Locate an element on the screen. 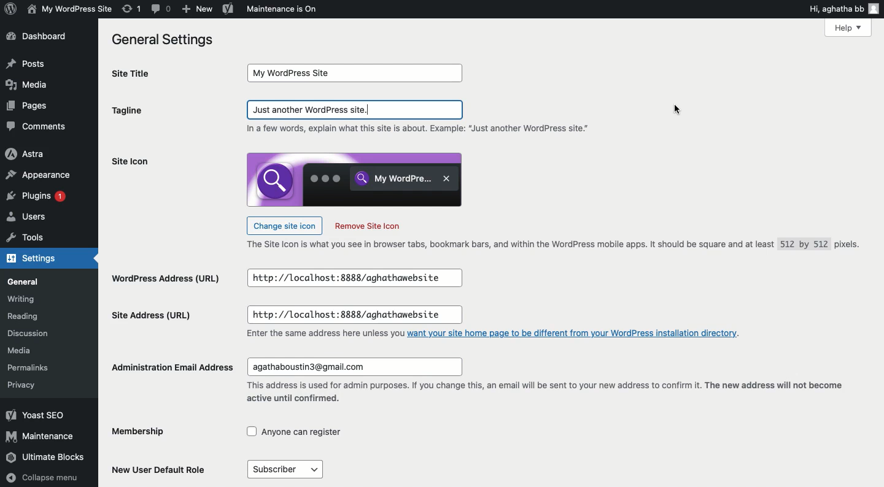 The width and height of the screenshot is (884, 487). link is located at coordinates (575, 332).